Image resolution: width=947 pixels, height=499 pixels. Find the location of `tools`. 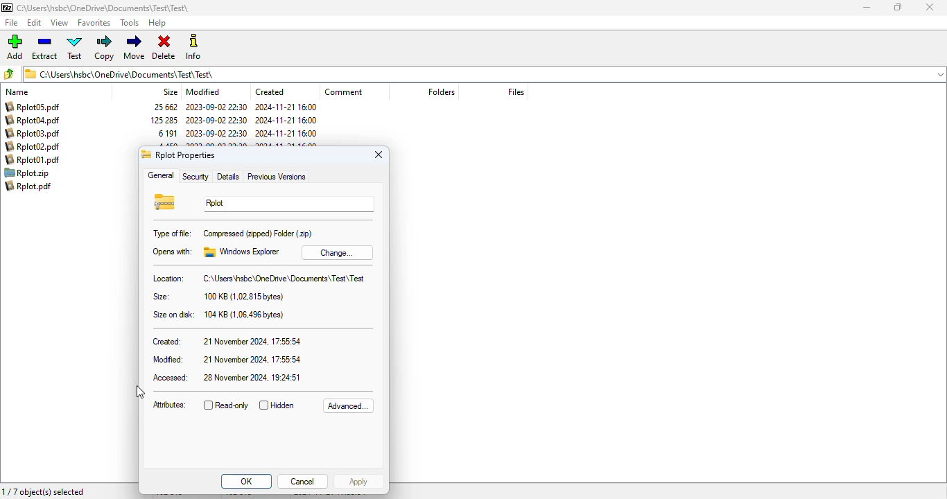

tools is located at coordinates (130, 22).